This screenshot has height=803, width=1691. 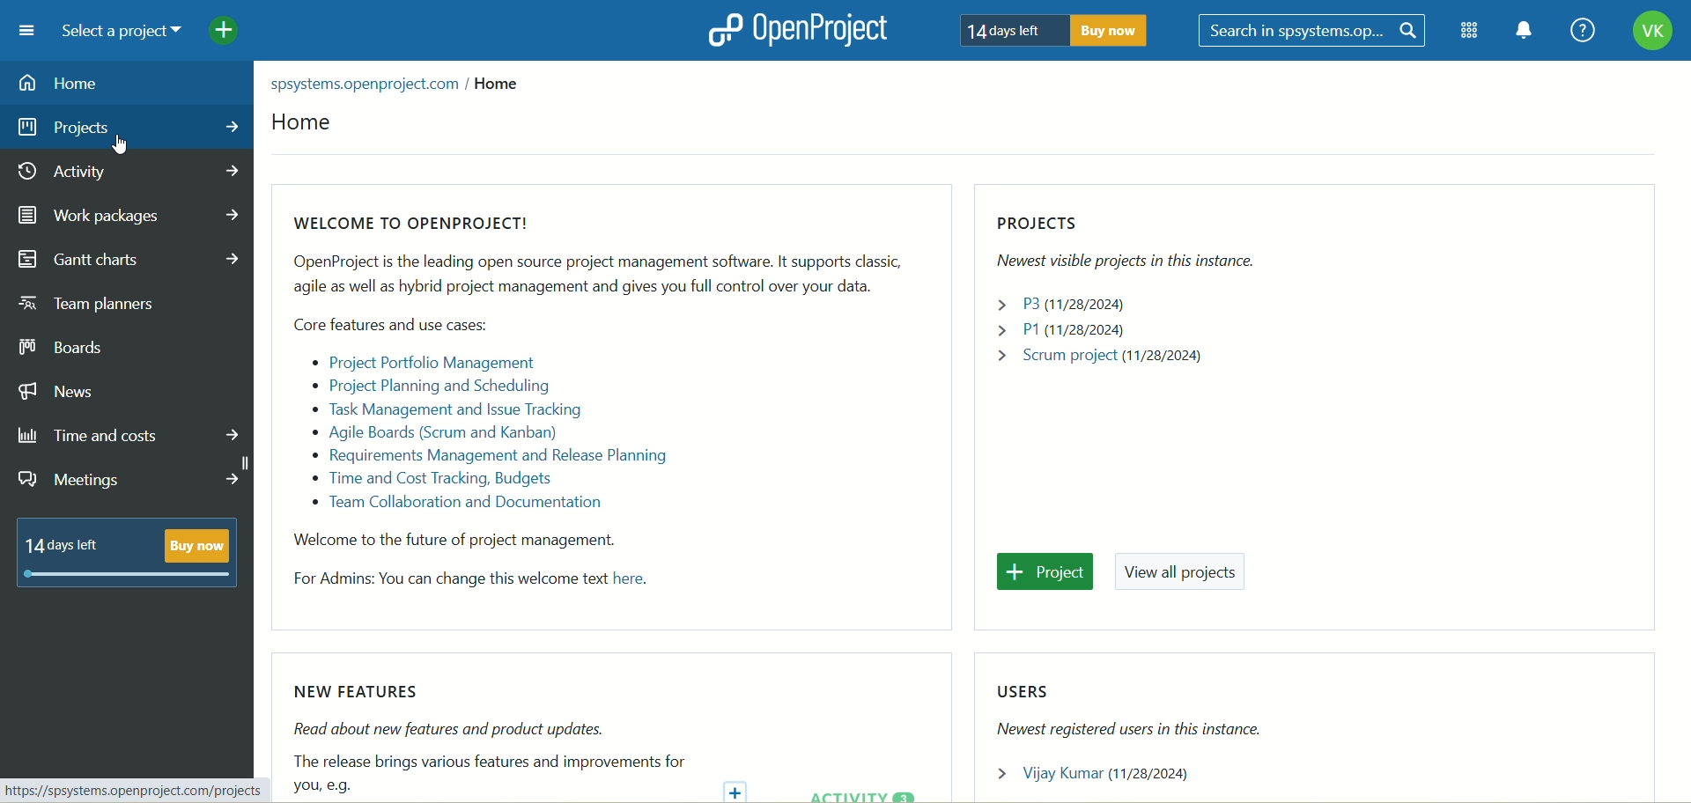 What do you see at coordinates (1188, 575) in the screenshot?
I see `view all projects` at bounding box center [1188, 575].